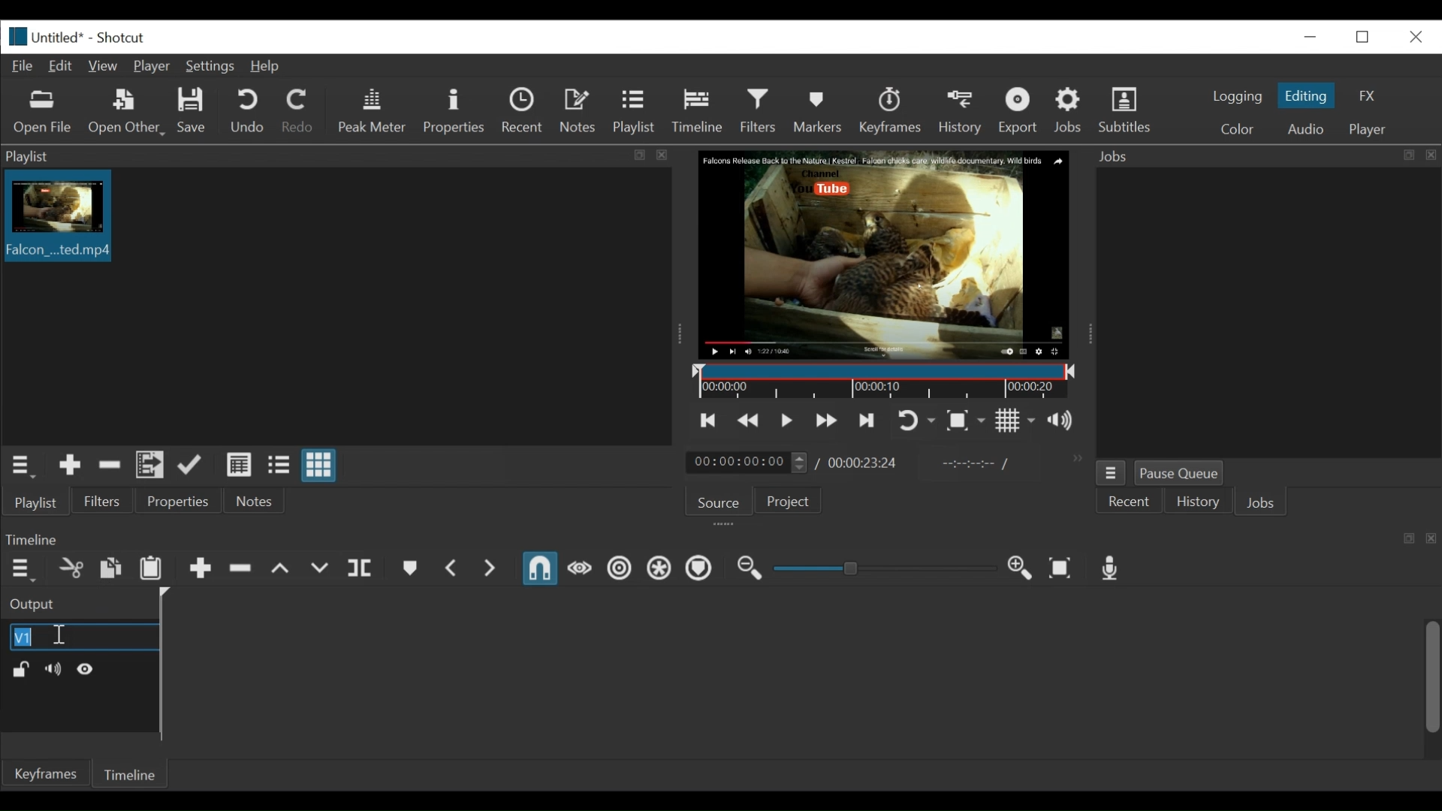 The image size is (1442, 811). What do you see at coordinates (333, 306) in the screenshot?
I see `Clip thumbnail` at bounding box center [333, 306].